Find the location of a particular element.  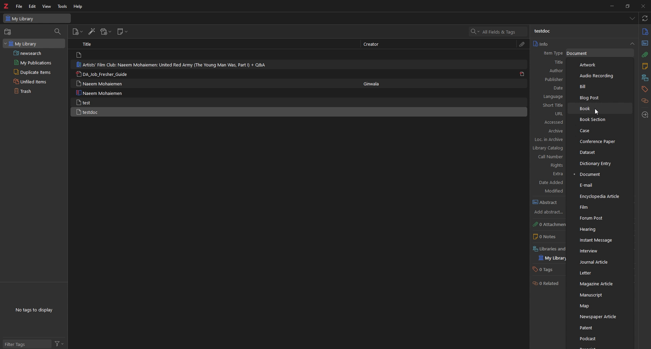

filter tags is located at coordinates (27, 344).